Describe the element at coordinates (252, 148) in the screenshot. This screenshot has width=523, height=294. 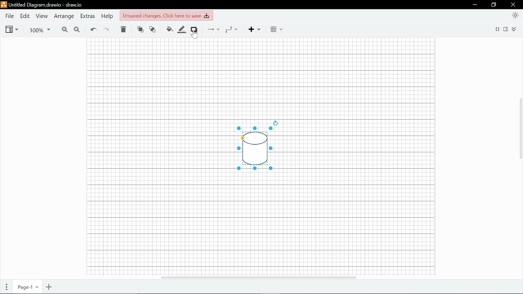
I see `Current diagram` at that location.